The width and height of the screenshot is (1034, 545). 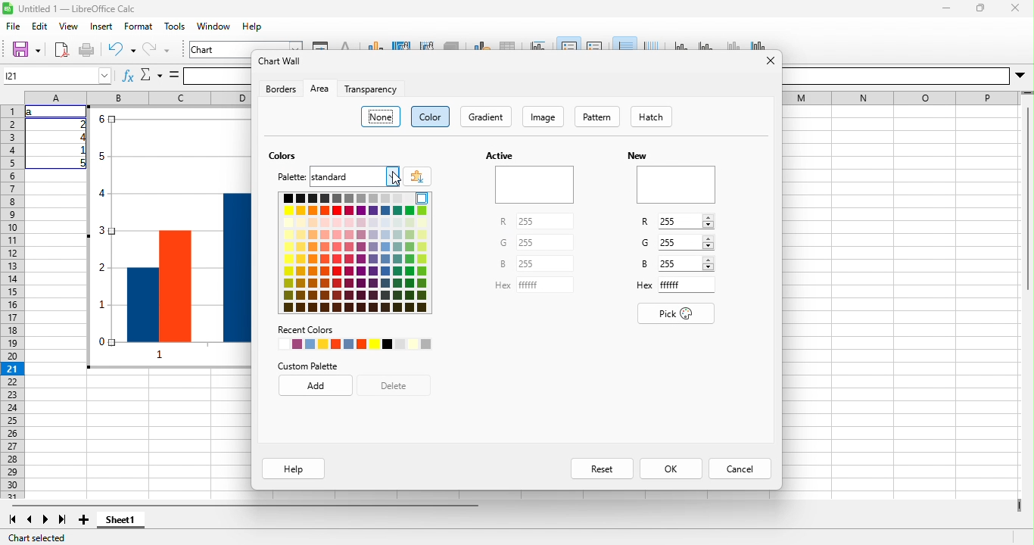 What do you see at coordinates (707, 44) in the screenshot?
I see `y axis` at bounding box center [707, 44].